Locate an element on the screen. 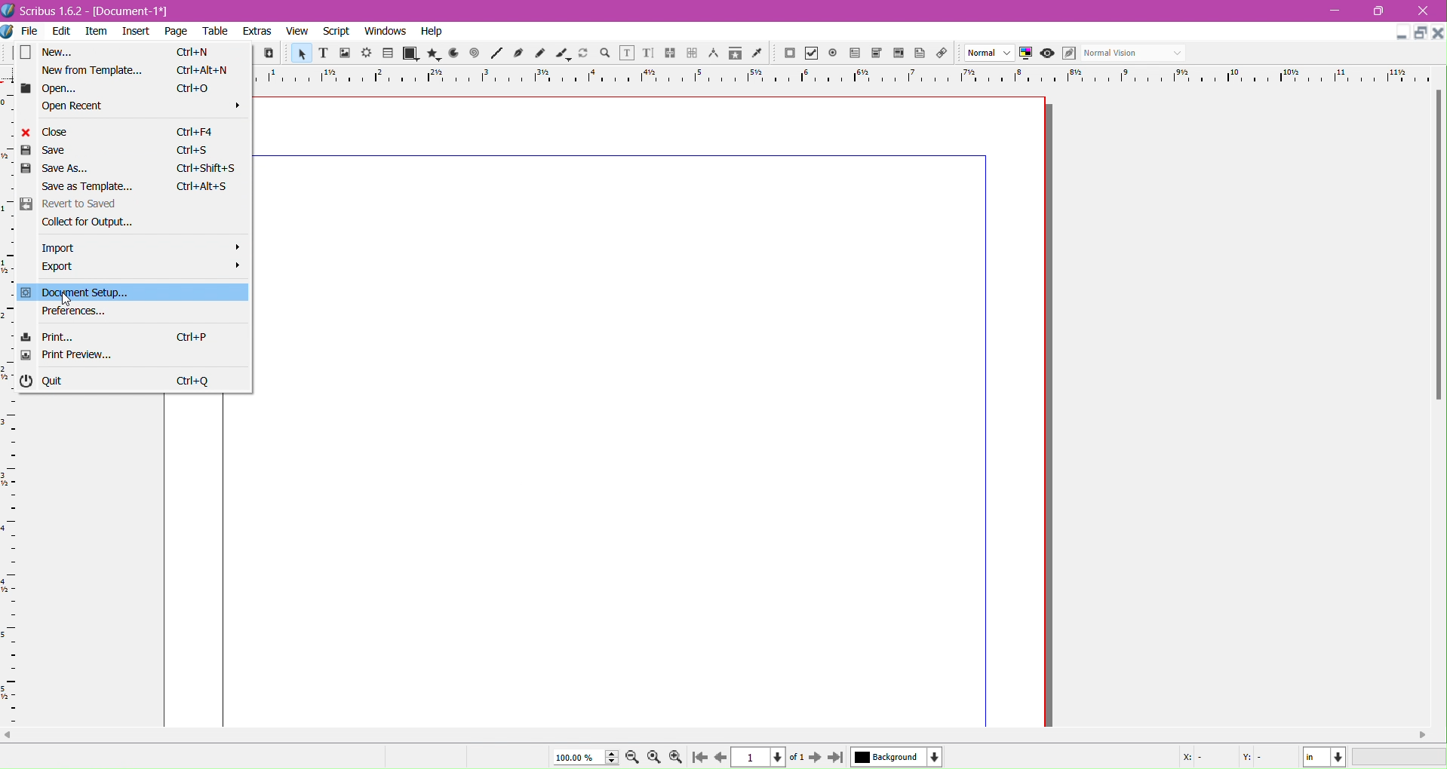  keyboard shortcut is located at coordinates (196, 88).